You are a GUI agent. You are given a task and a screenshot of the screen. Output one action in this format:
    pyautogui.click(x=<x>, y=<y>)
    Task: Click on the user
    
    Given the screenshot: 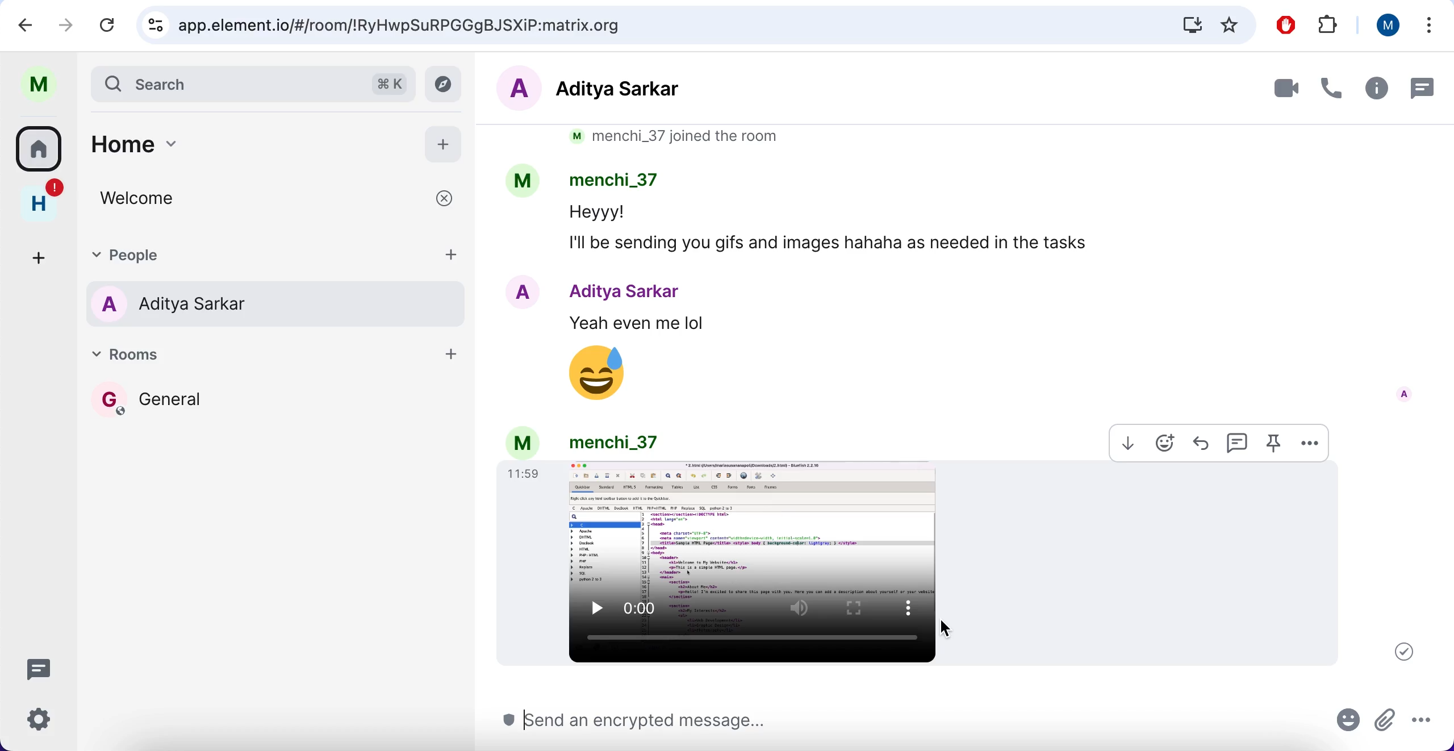 What is the action you would take?
    pyautogui.click(x=582, y=440)
    